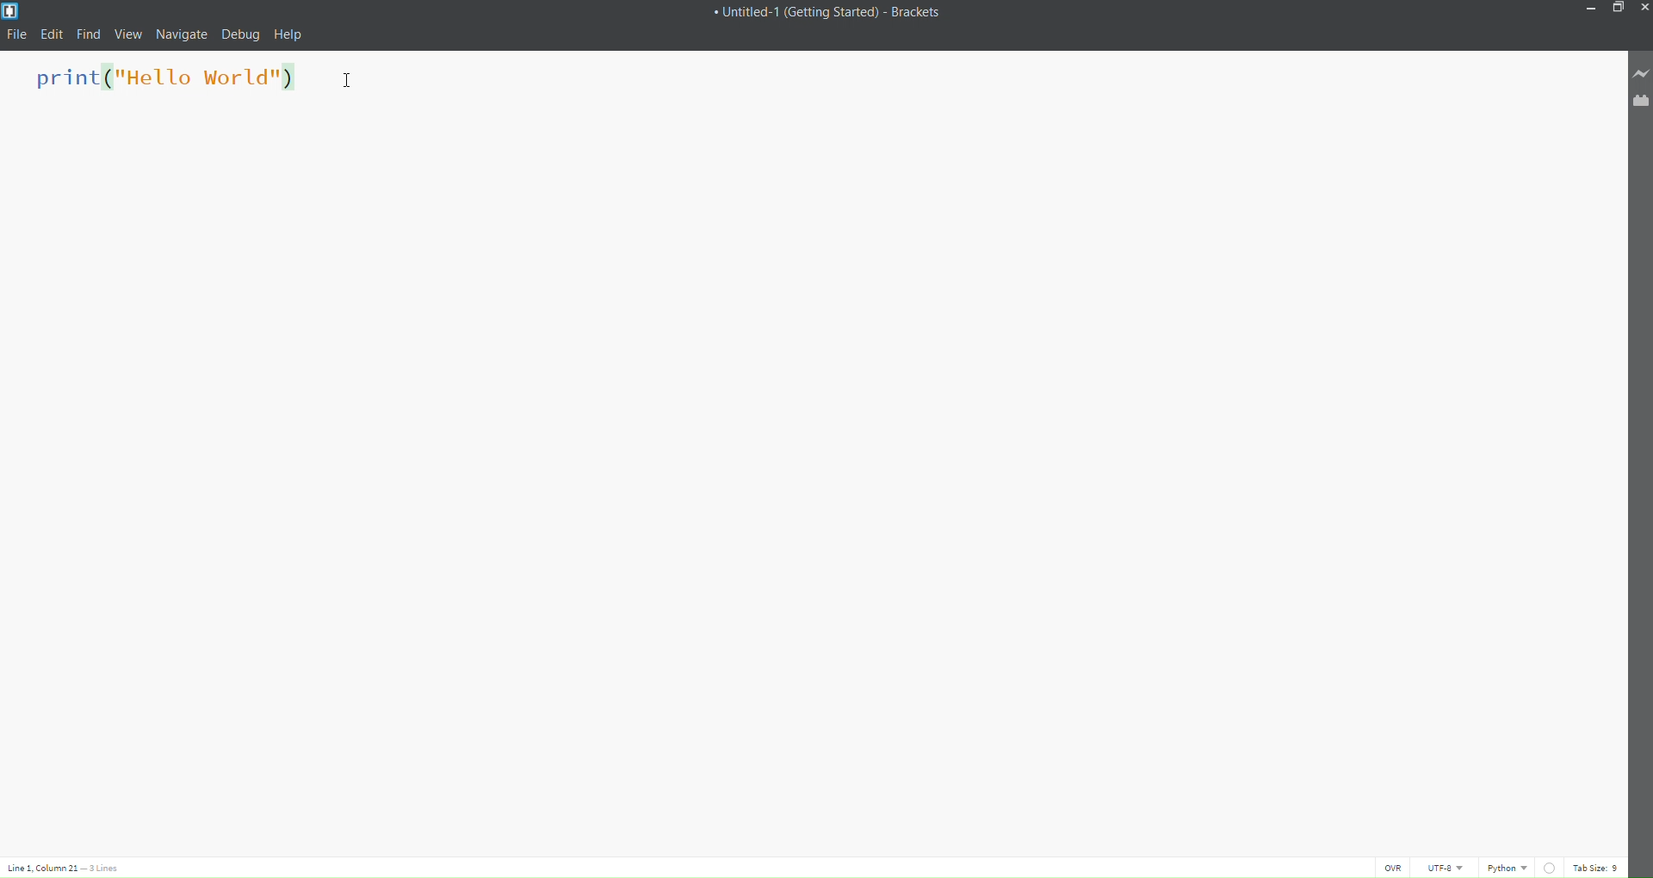  What do you see at coordinates (364, 78) in the screenshot?
I see `cursor` at bounding box center [364, 78].